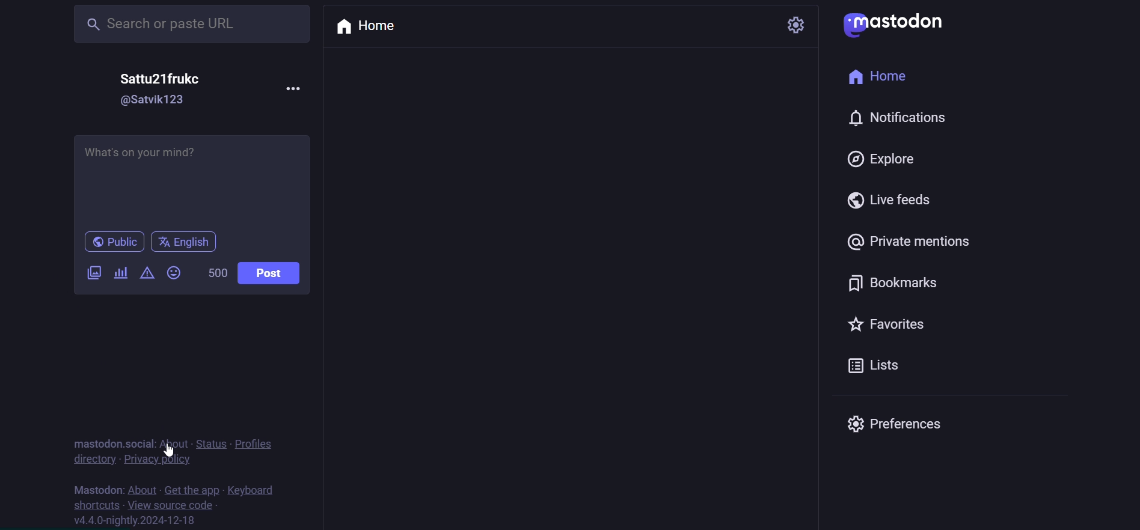 The image size is (1140, 530). Describe the element at coordinates (902, 25) in the screenshot. I see `logo` at that location.